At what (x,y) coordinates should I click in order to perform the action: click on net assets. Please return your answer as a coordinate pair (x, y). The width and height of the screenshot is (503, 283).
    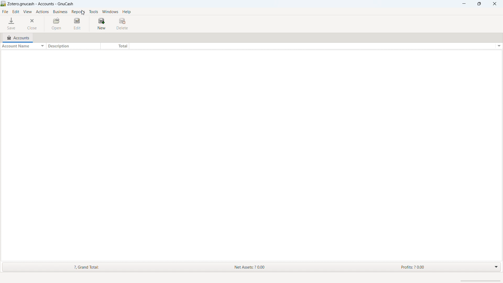
    Looking at the image, I should click on (261, 267).